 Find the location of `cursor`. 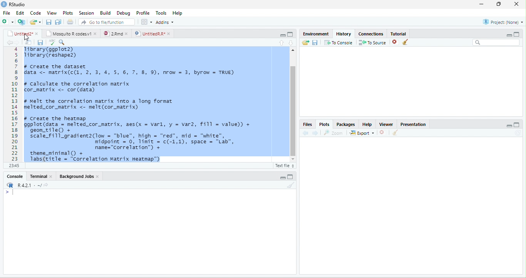

cursor is located at coordinates (30, 38).